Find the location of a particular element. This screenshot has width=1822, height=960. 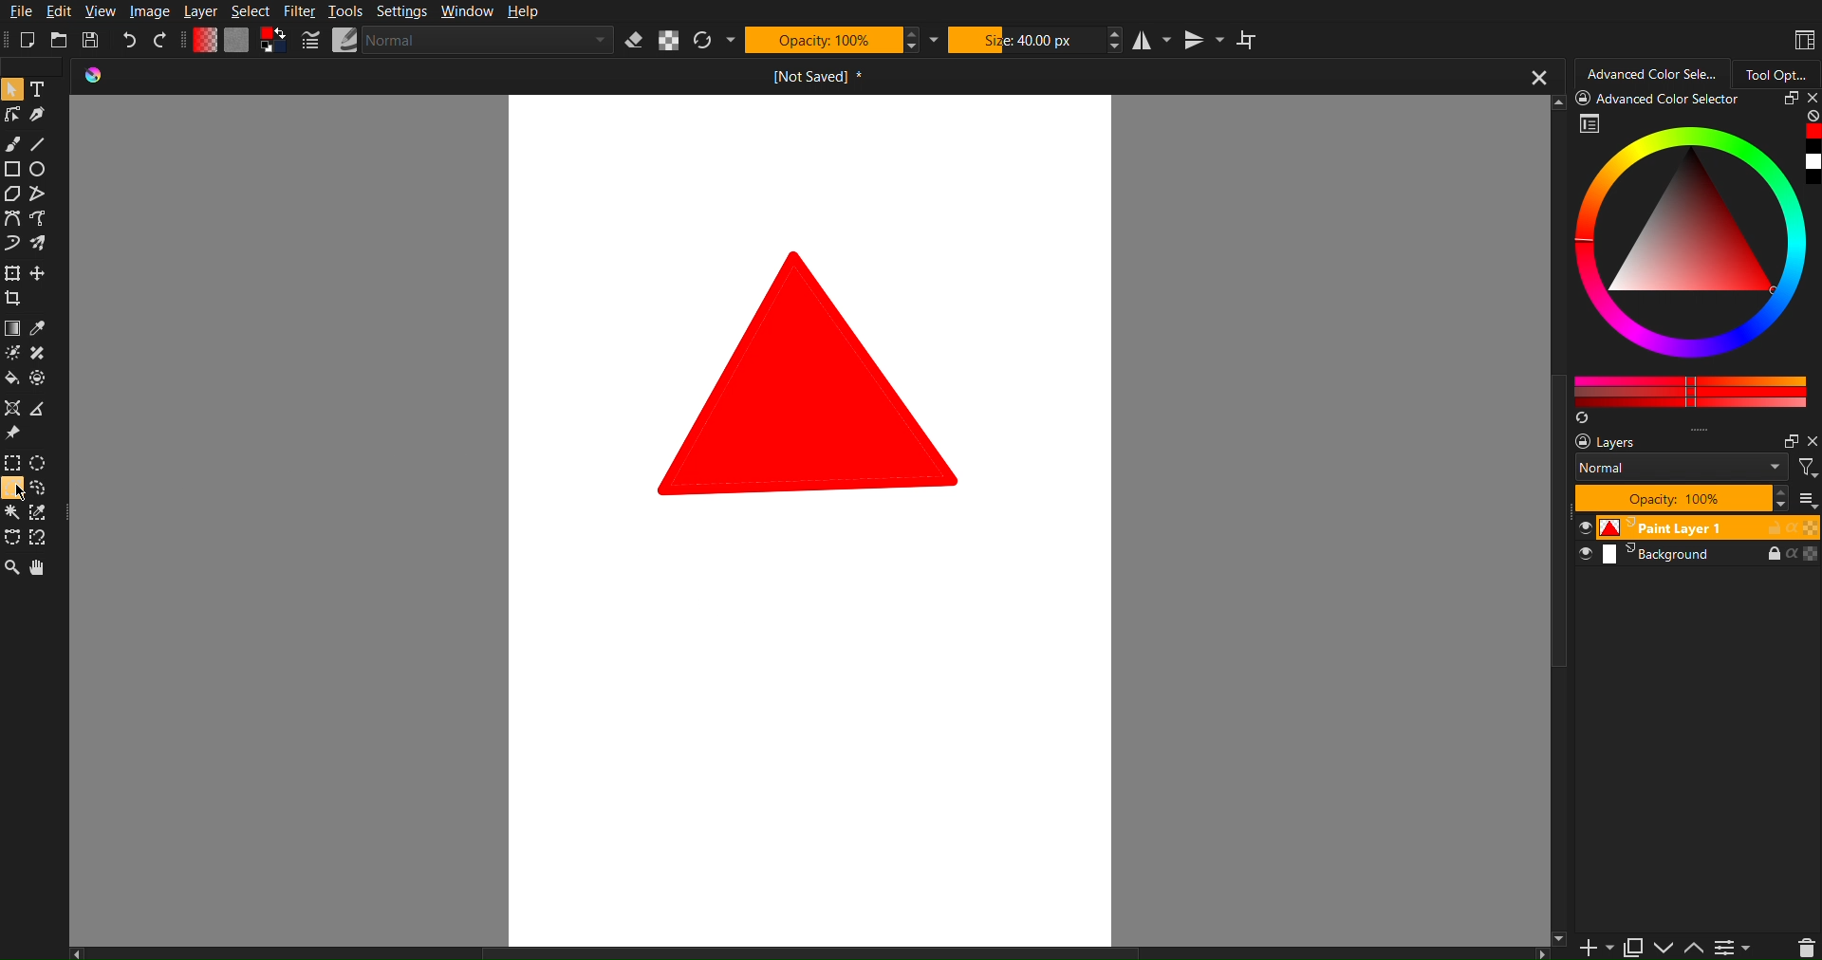

Free shape is located at coordinates (41, 220).